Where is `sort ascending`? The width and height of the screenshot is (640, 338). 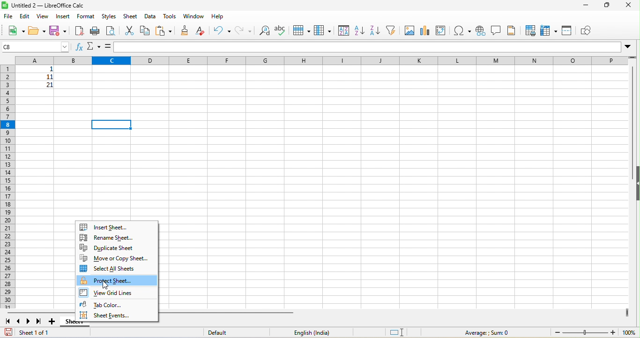 sort ascending is located at coordinates (359, 30).